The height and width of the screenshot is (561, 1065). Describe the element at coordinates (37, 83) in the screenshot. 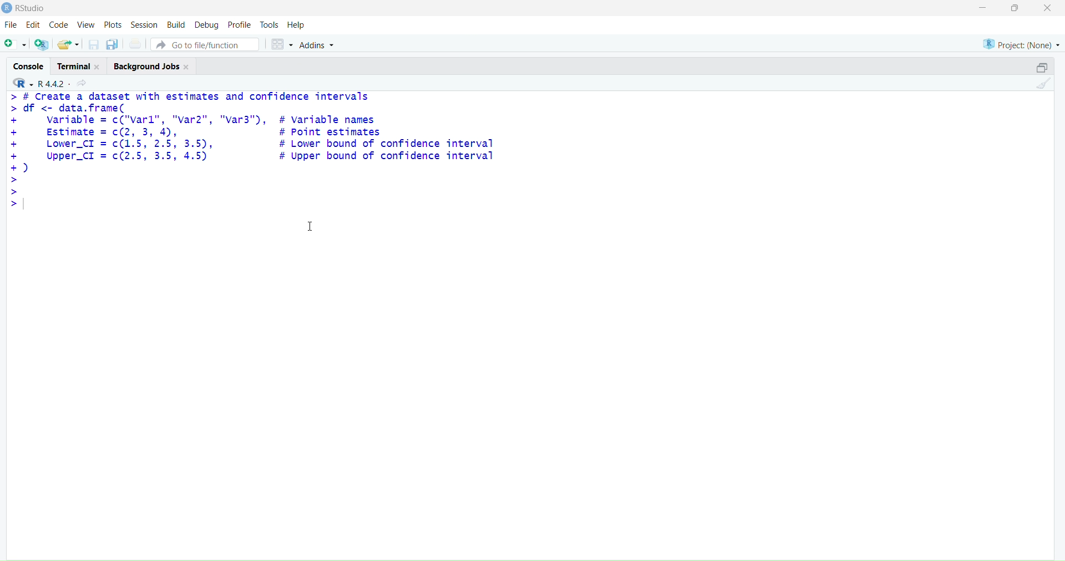

I see `R 4.4.2` at that location.